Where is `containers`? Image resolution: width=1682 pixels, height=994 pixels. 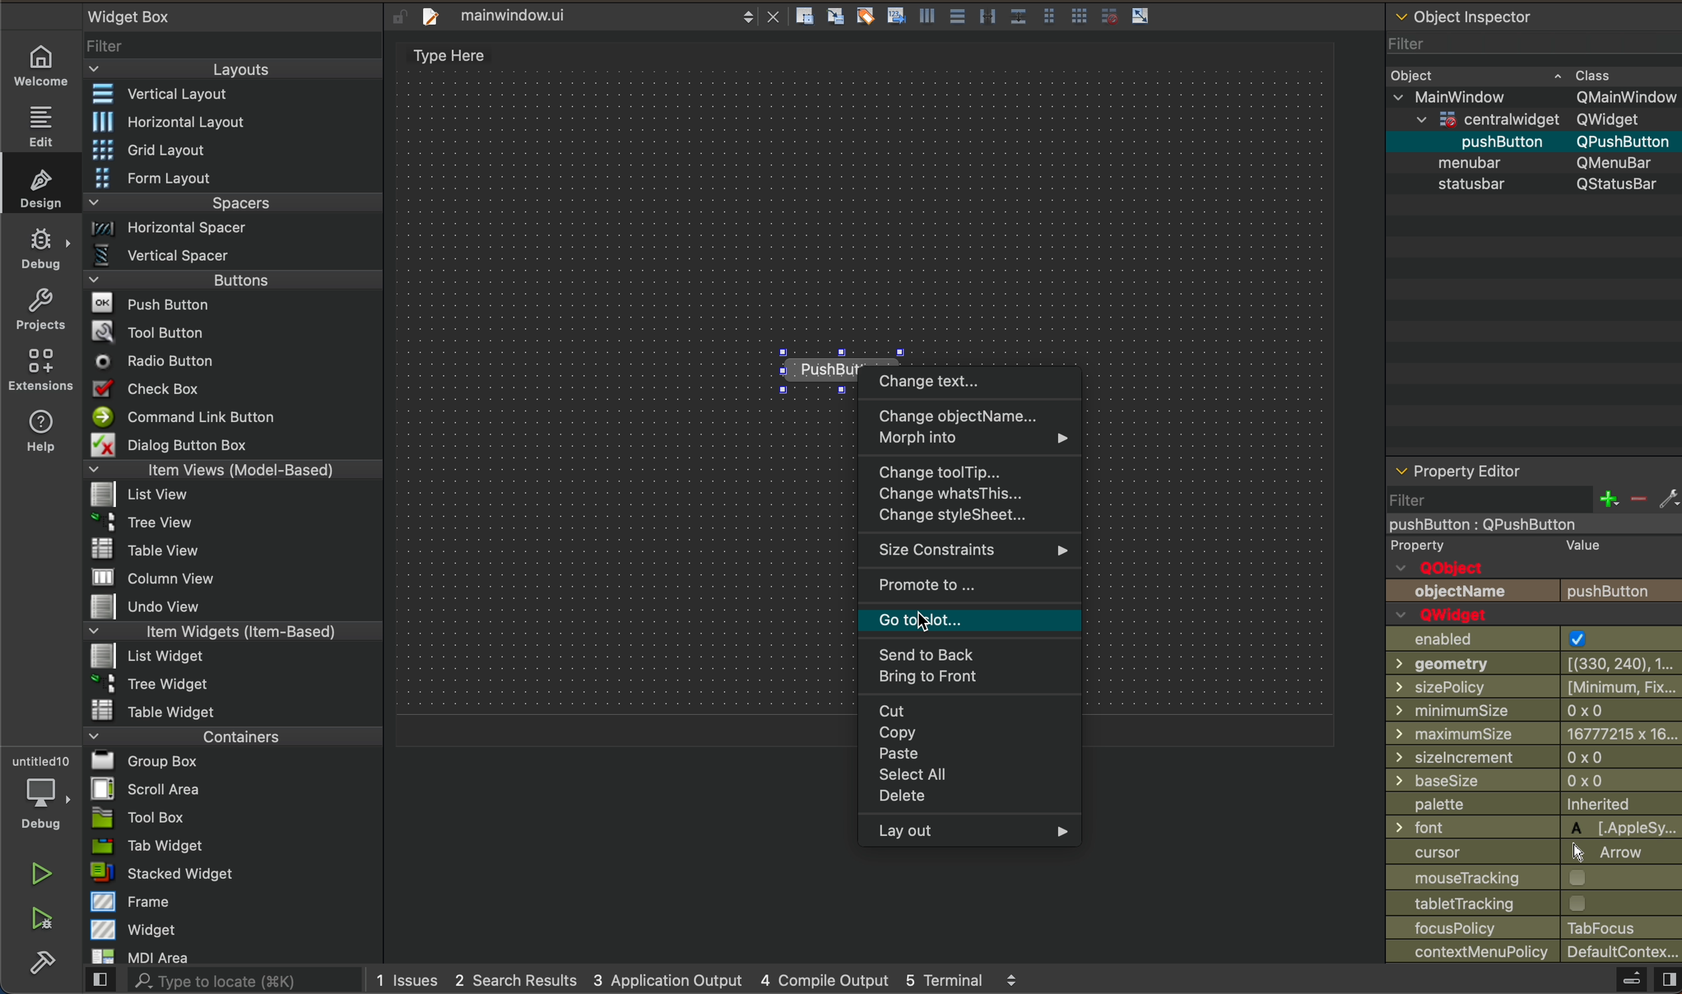 containers is located at coordinates (230, 738).